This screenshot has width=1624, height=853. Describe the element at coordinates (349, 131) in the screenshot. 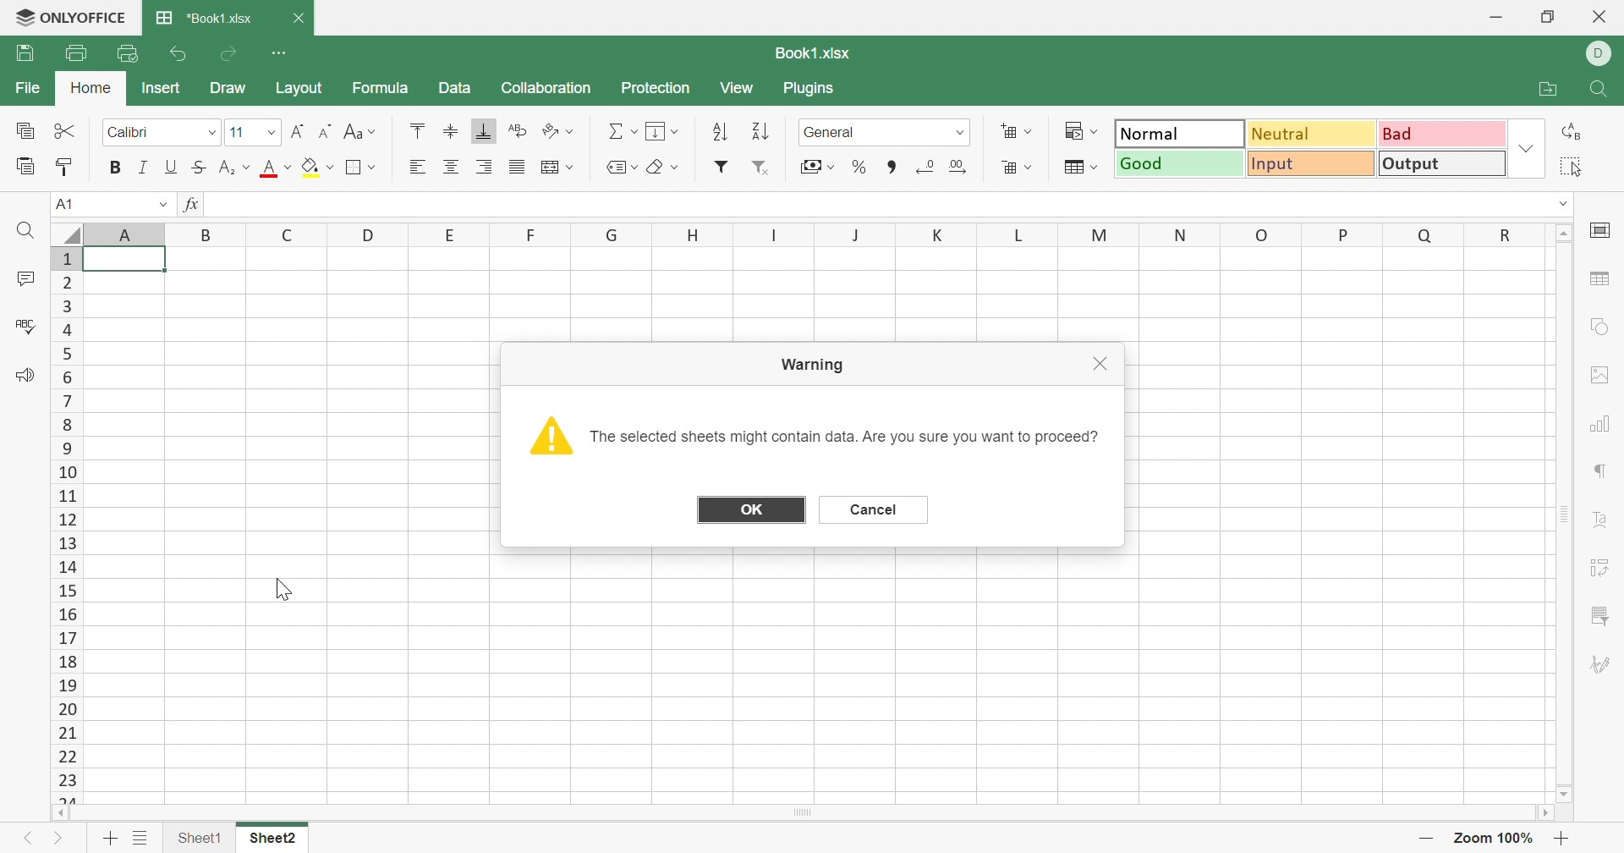

I see `Change case` at that location.